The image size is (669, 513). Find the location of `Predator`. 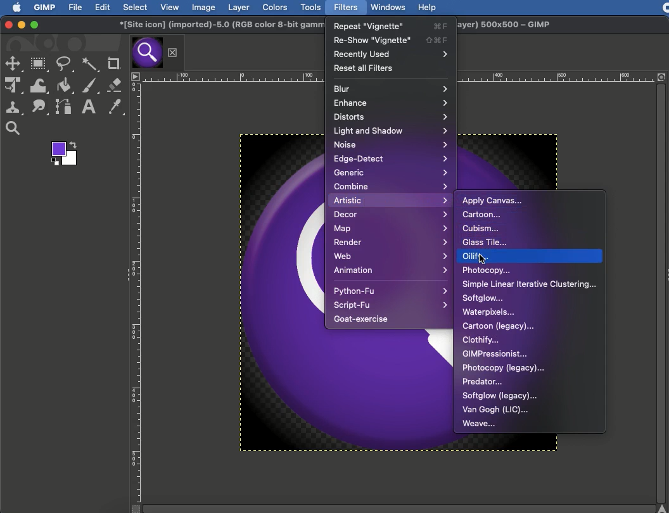

Predator is located at coordinates (482, 381).